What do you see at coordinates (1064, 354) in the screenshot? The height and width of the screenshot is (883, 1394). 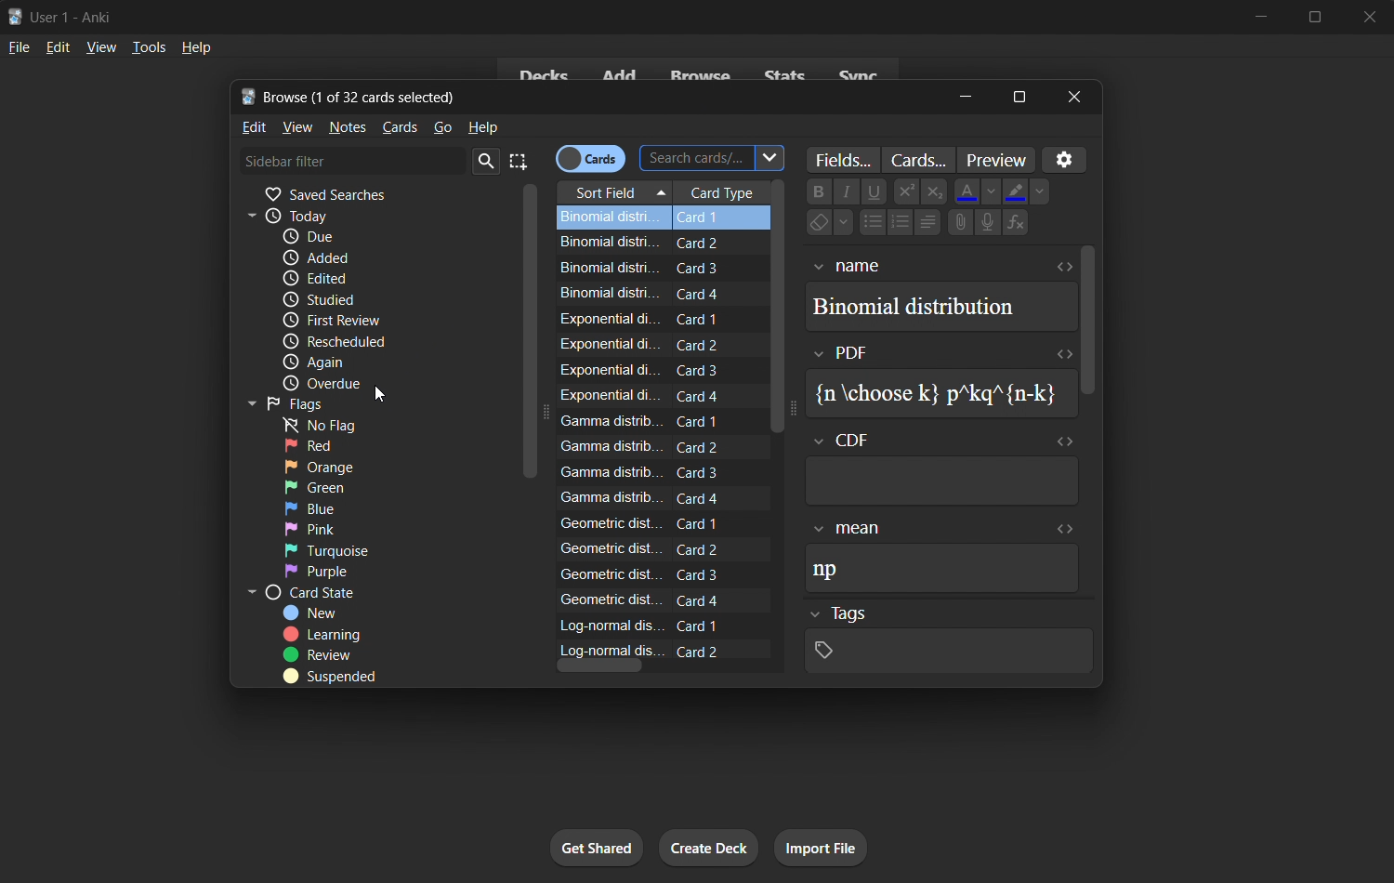 I see `expand` at bounding box center [1064, 354].